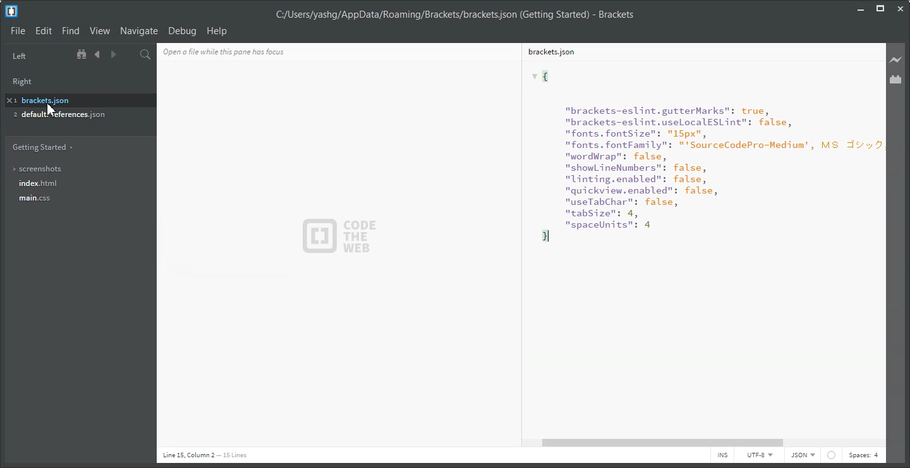 This screenshot has height=468, width=910. Describe the element at coordinates (707, 443) in the screenshot. I see `Horizontal Scroll Bar` at that location.